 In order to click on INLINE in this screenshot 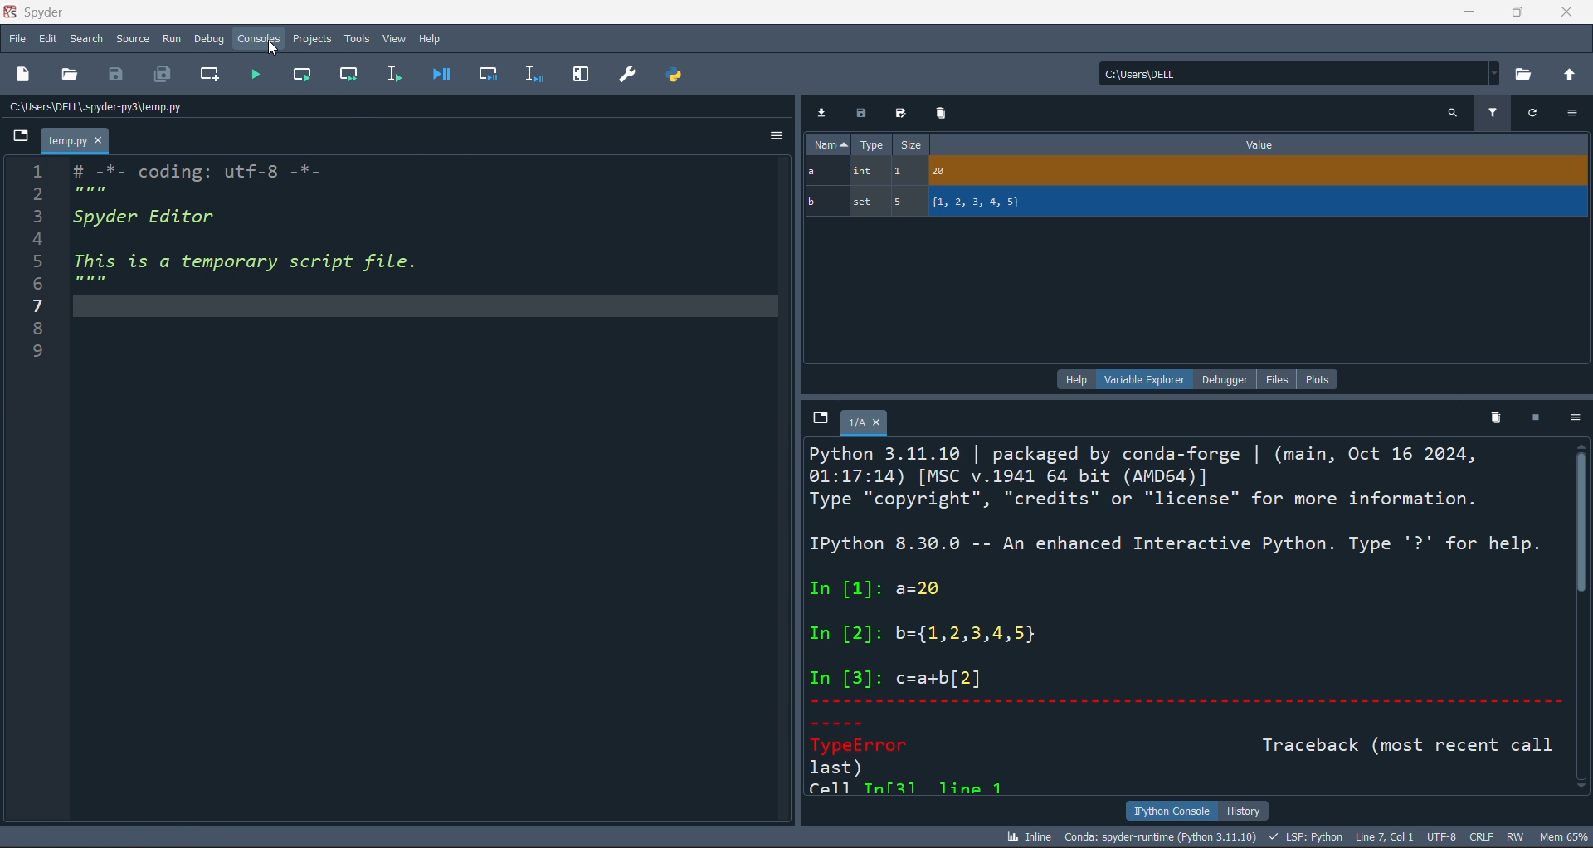, I will do `click(1028, 836)`.